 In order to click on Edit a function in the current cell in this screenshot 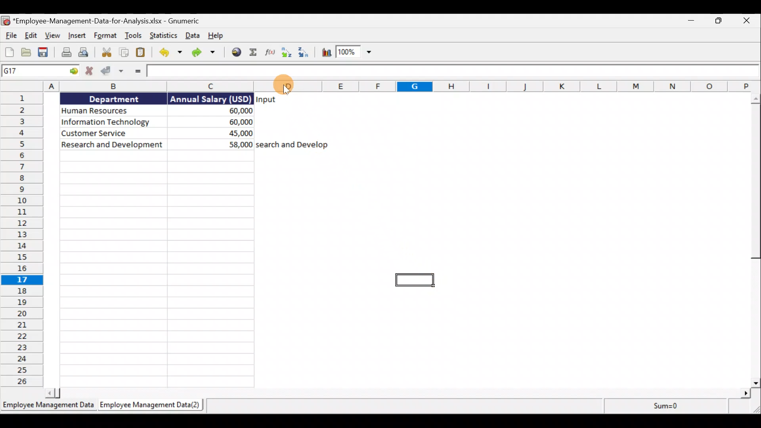, I will do `click(270, 53)`.